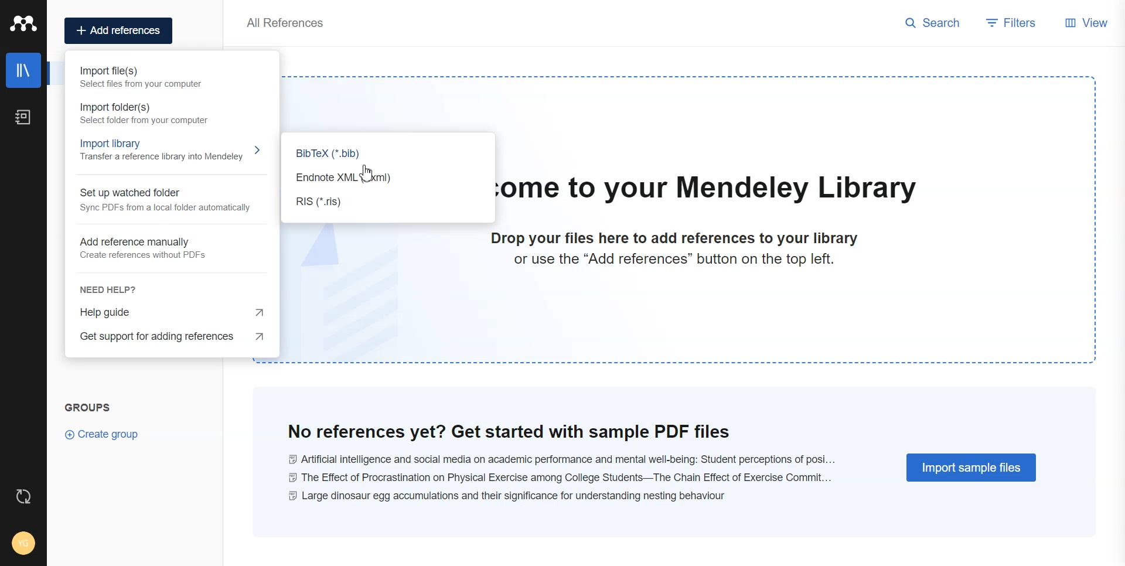 This screenshot has height=566, width=1125. I want to click on Groups, so click(89, 407).